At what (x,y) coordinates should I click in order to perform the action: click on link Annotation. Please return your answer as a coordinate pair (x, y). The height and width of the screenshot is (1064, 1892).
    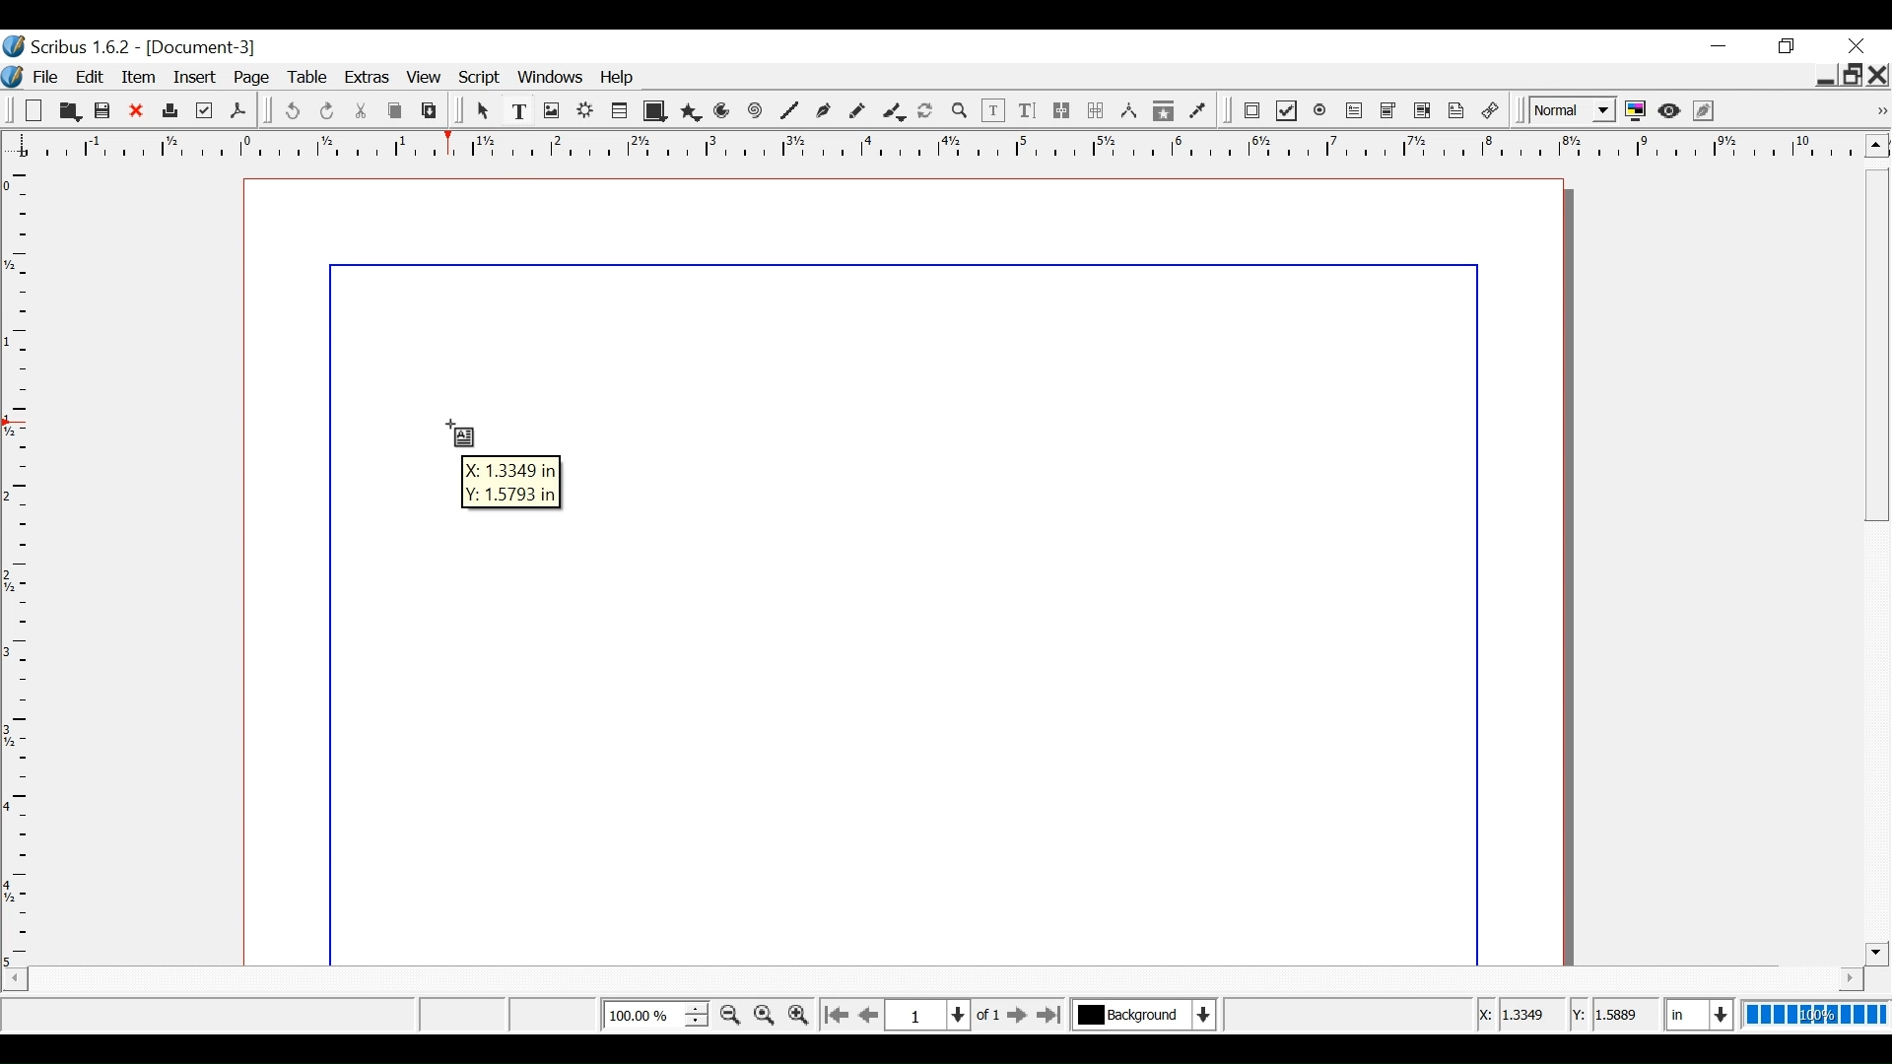
    Looking at the image, I should click on (1491, 111).